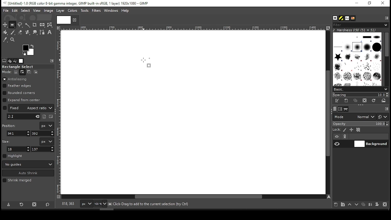 Image resolution: width=391 pixels, height=220 pixels. What do you see at coordinates (7, 72) in the screenshot?
I see `move:` at bounding box center [7, 72].